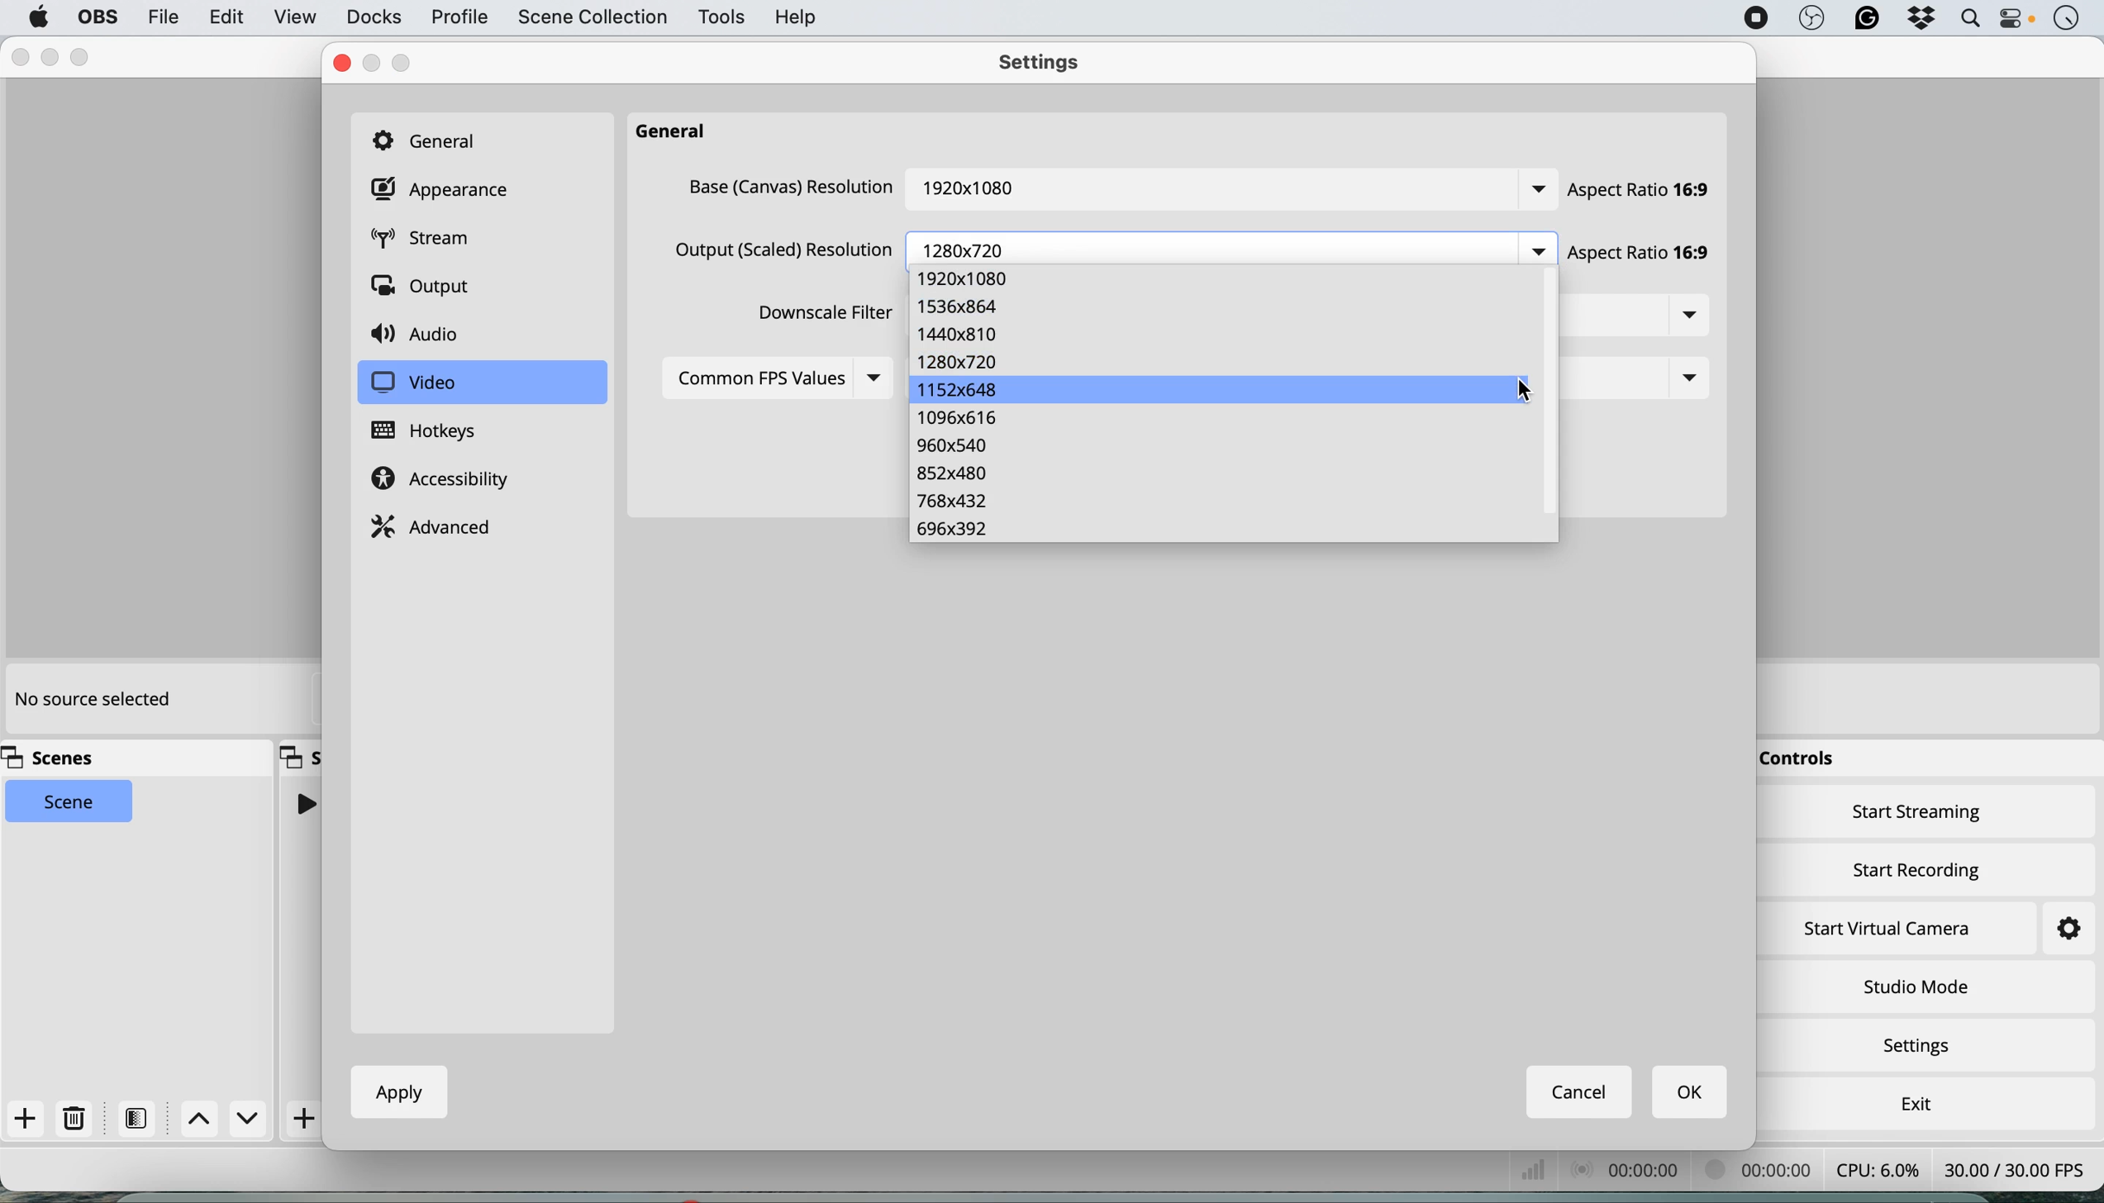 The image size is (2104, 1203). I want to click on Output (Scaled) Resolution, so click(777, 250).